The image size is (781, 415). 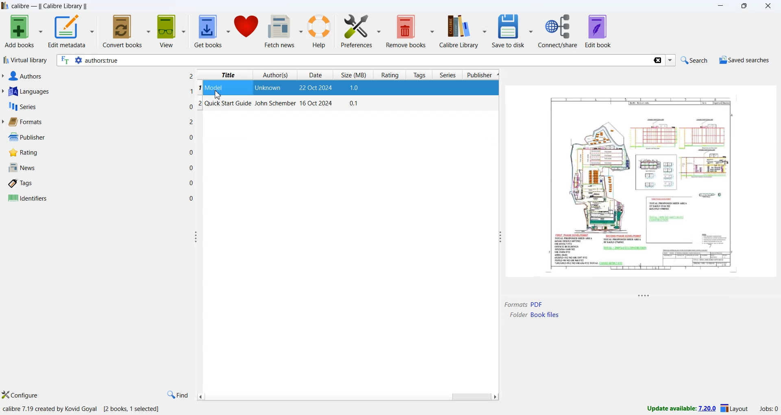 I want to click on save to disk, so click(x=512, y=31).